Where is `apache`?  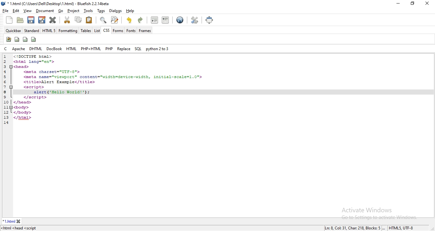
apache is located at coordinates (18, 48).